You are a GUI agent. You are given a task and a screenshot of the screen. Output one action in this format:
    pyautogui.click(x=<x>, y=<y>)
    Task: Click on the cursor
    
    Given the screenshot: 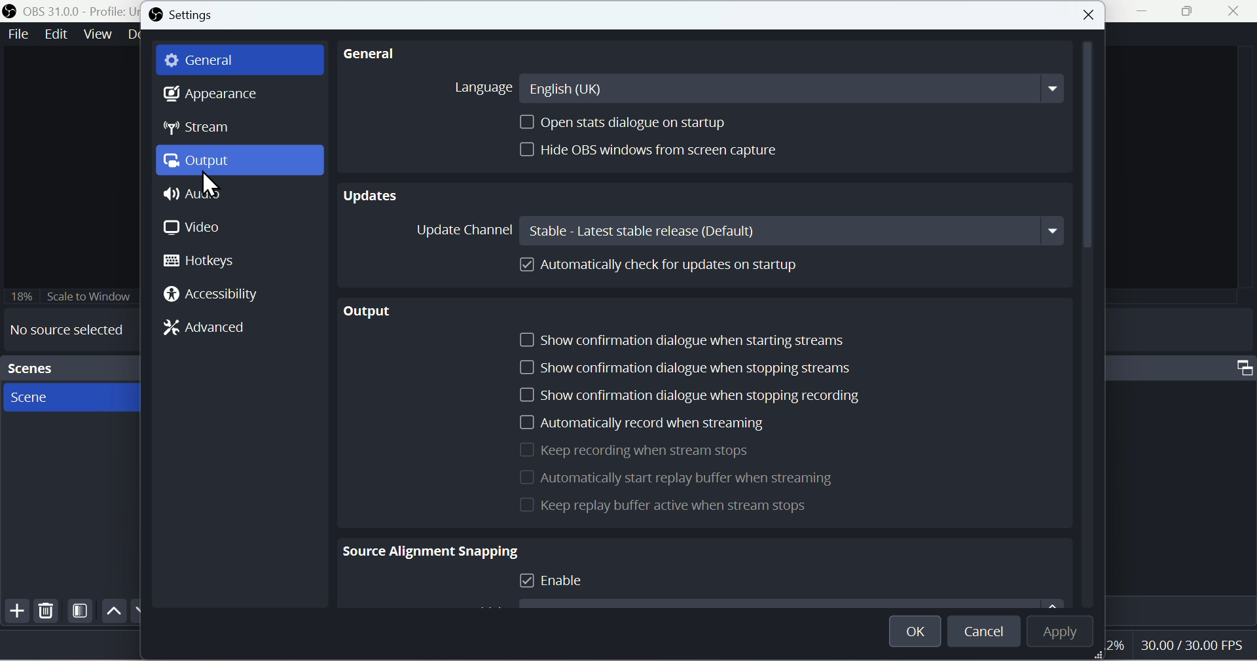 What is the action you would take?
    pyautogui.click(x=214, y=186)
    